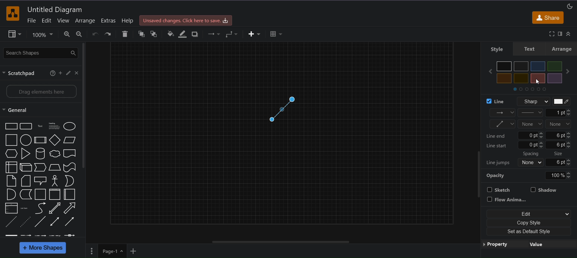 The image size is (577, 258). I want to click on logo, so click(12, 13).